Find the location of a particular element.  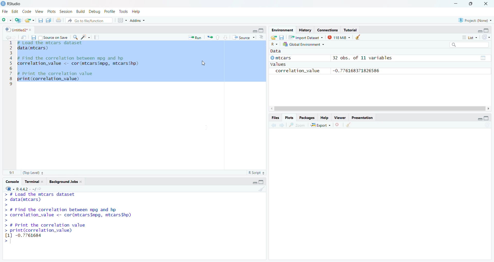

Re-run the previous code region (Ctrl + Alt + P) is located at coordinates (210, 36).